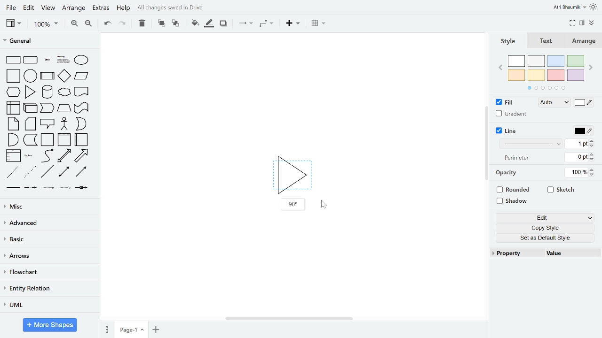  I want to click on zoom in, so click(75, 24).